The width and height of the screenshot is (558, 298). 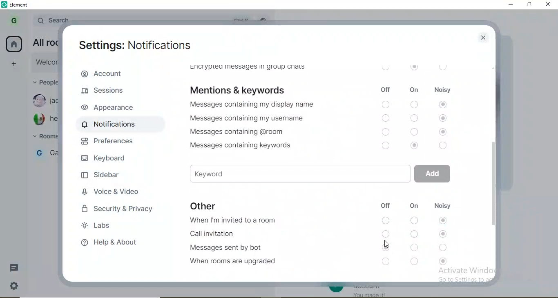 I want to click on , so click(x=445, y=118).